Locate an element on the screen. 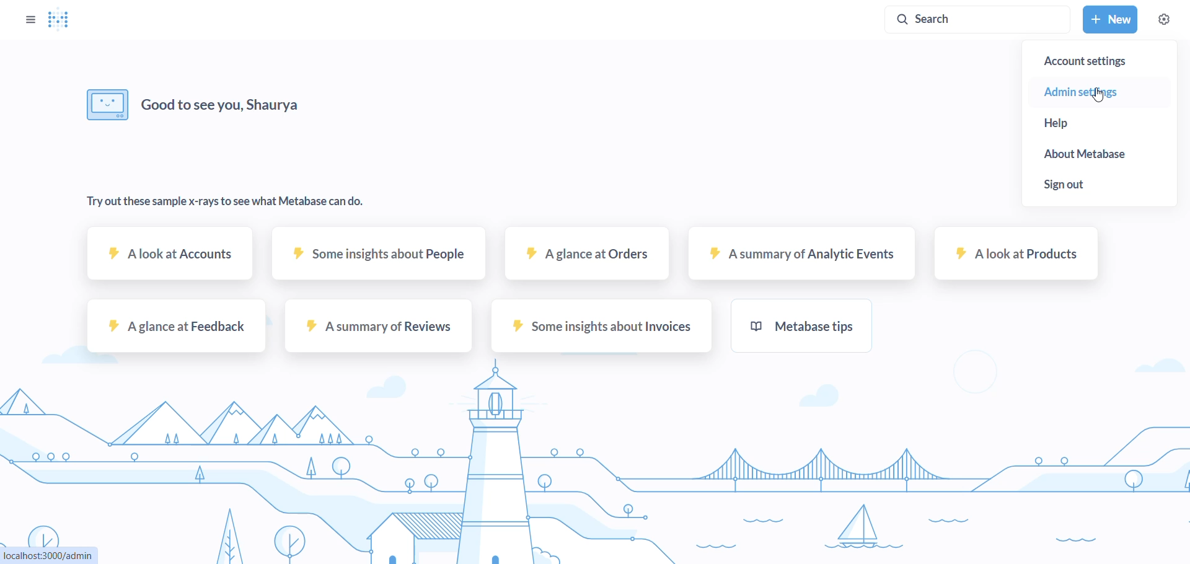  admin settings is located at coordinates (1096, 91).